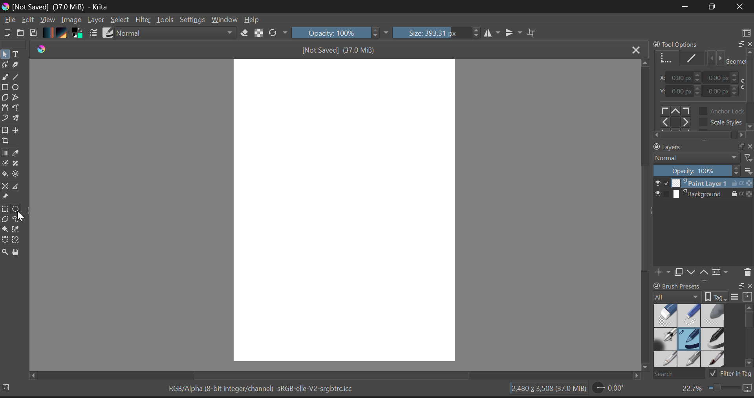 This screenshot has height=398, width=754. I want to click on Brush Size, so click(436, 33).